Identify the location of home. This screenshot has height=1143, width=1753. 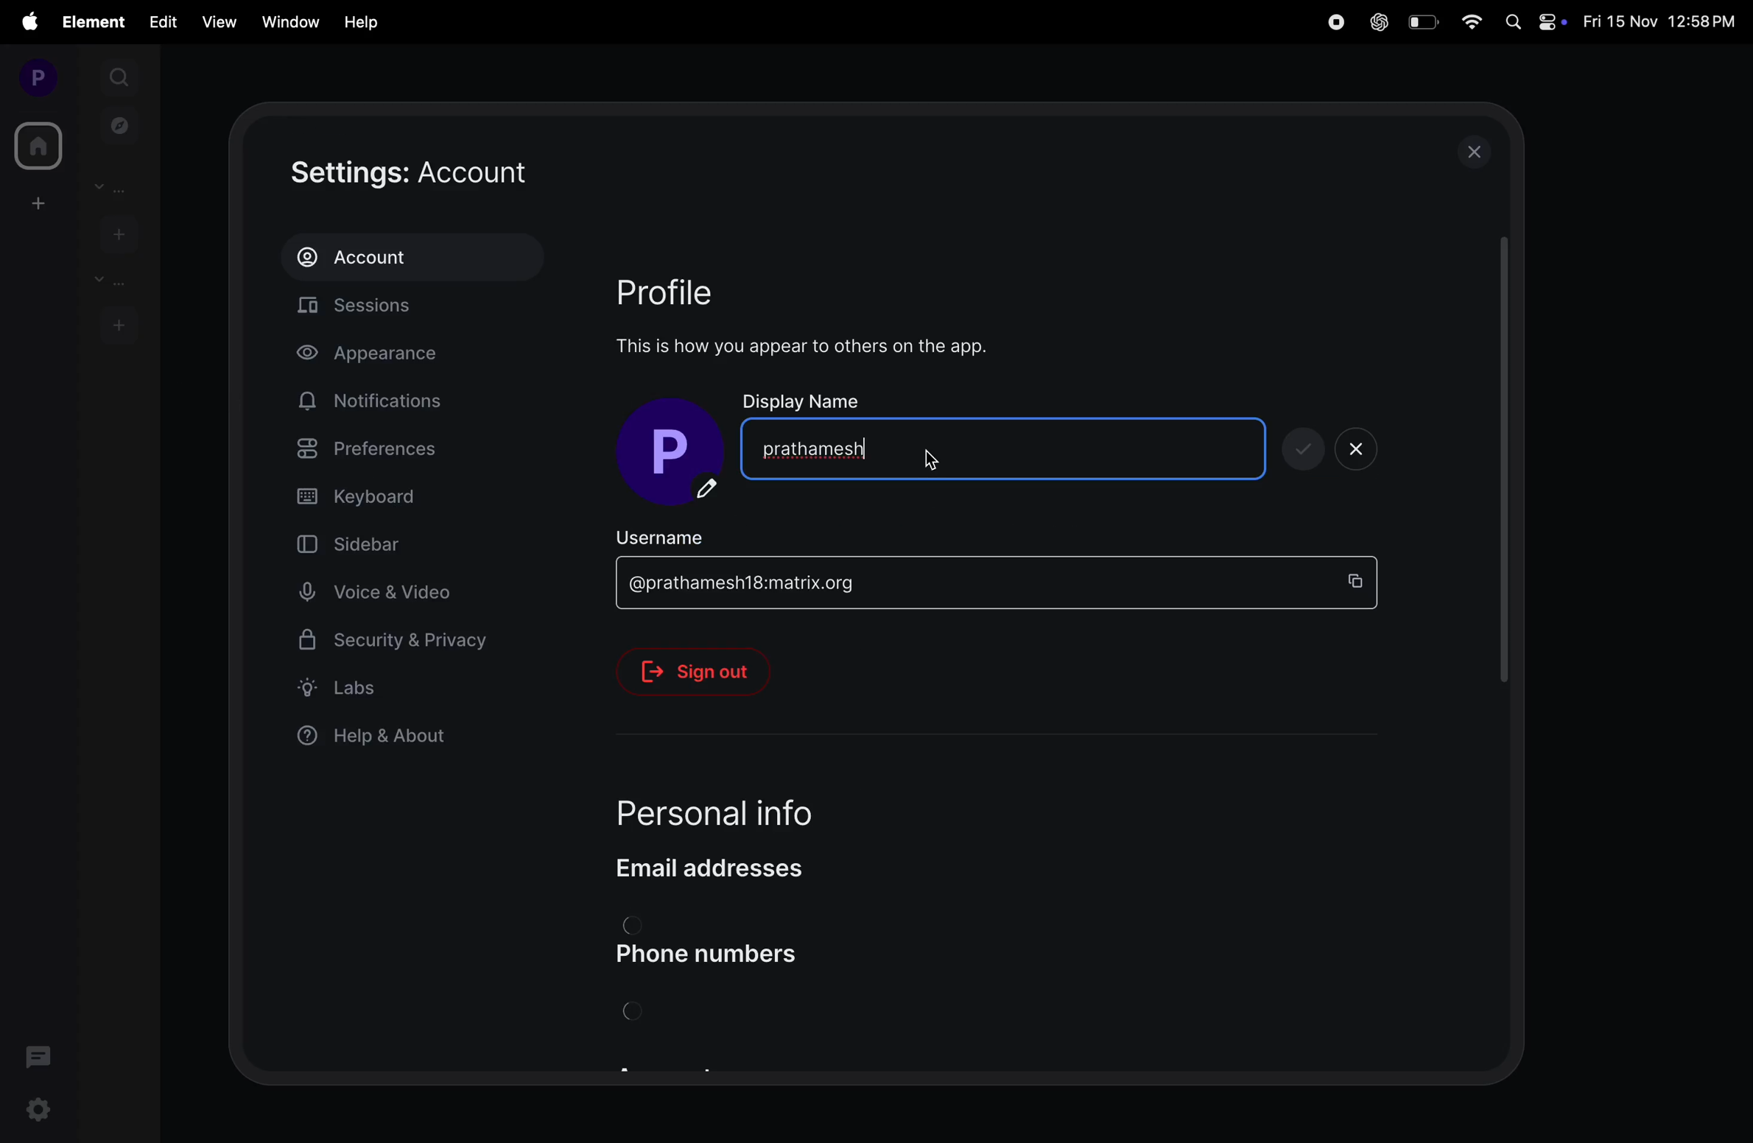
(35, 146).